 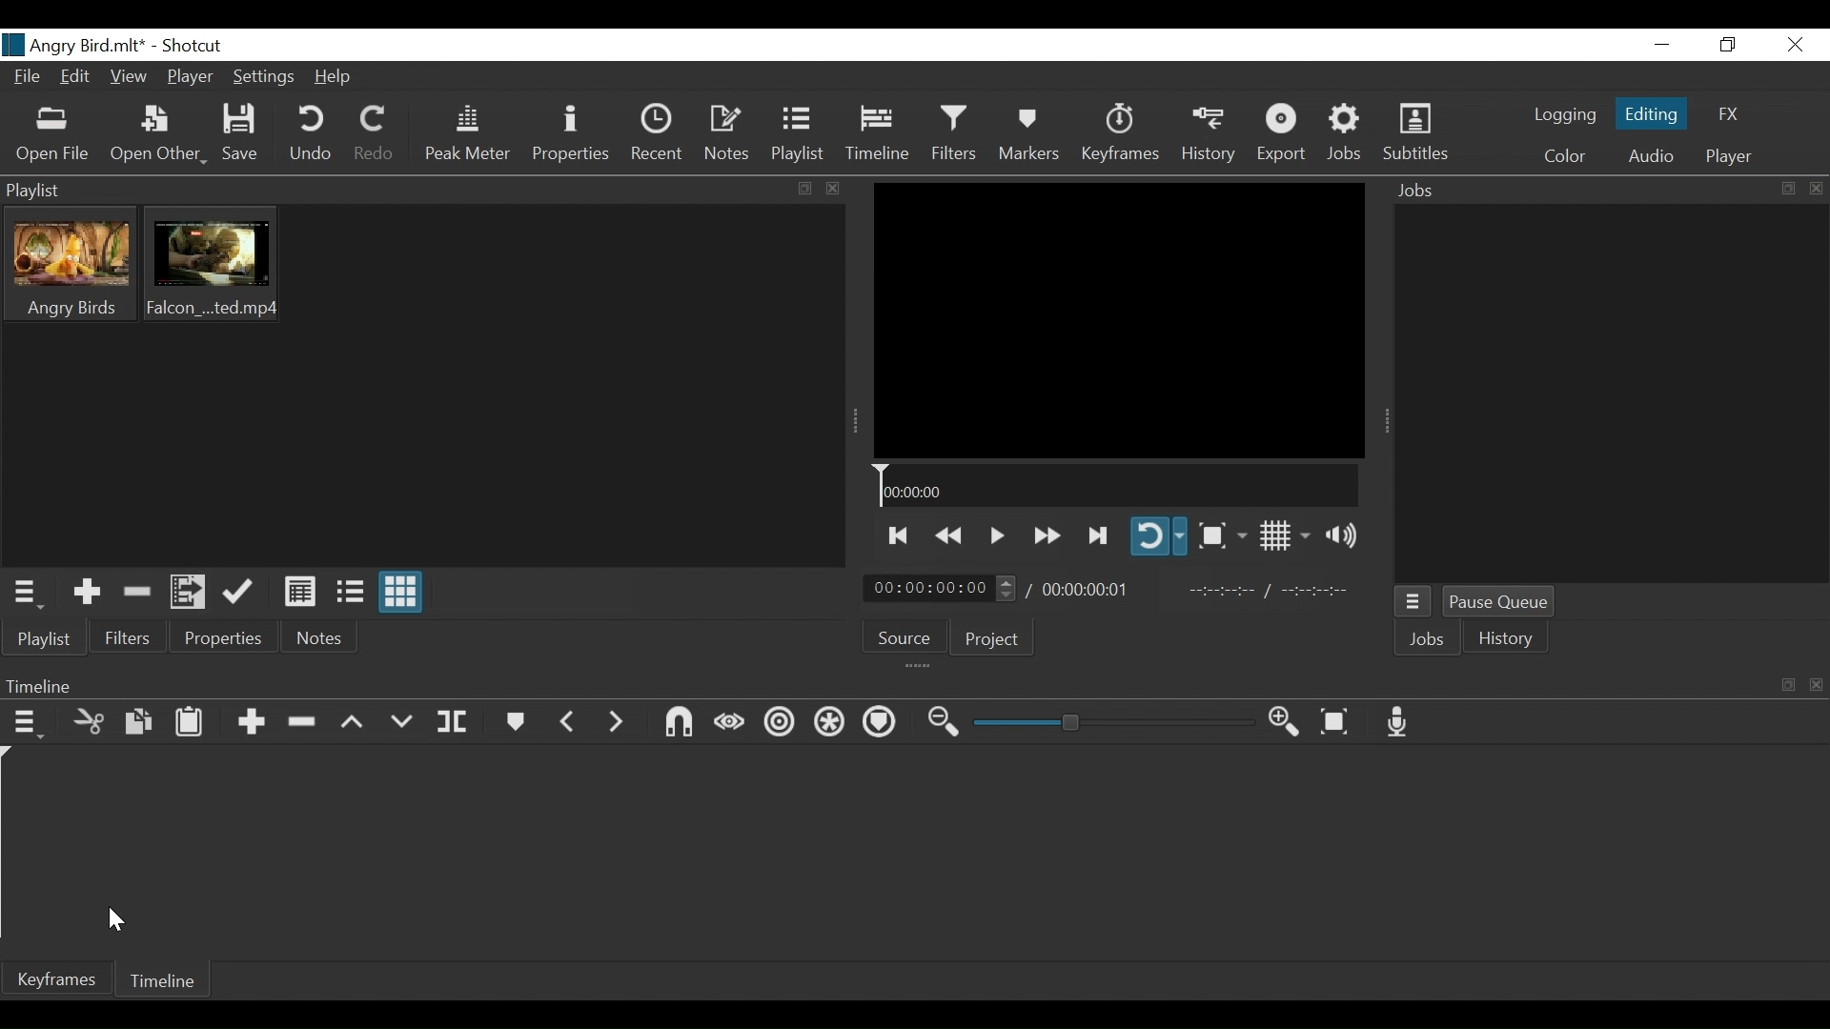 What do you see at coordinates (1649, 114) in the screenshot?
I see `Editing` at bounding box center [1649, 114].